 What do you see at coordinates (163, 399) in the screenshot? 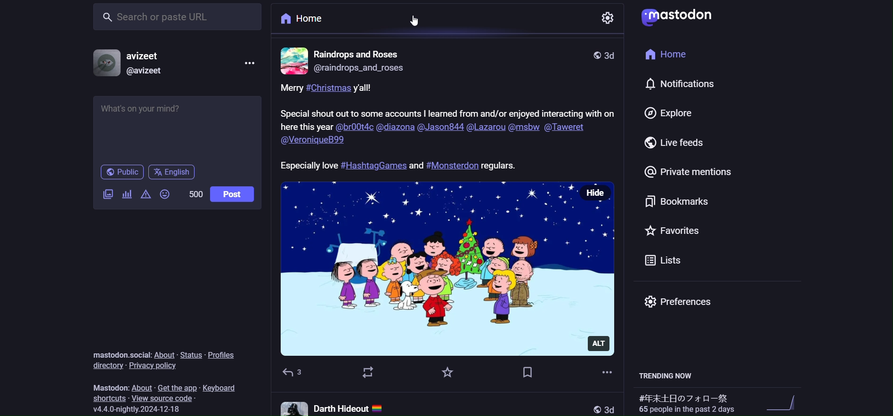
I see `source code` at bounding box center [163, 399].